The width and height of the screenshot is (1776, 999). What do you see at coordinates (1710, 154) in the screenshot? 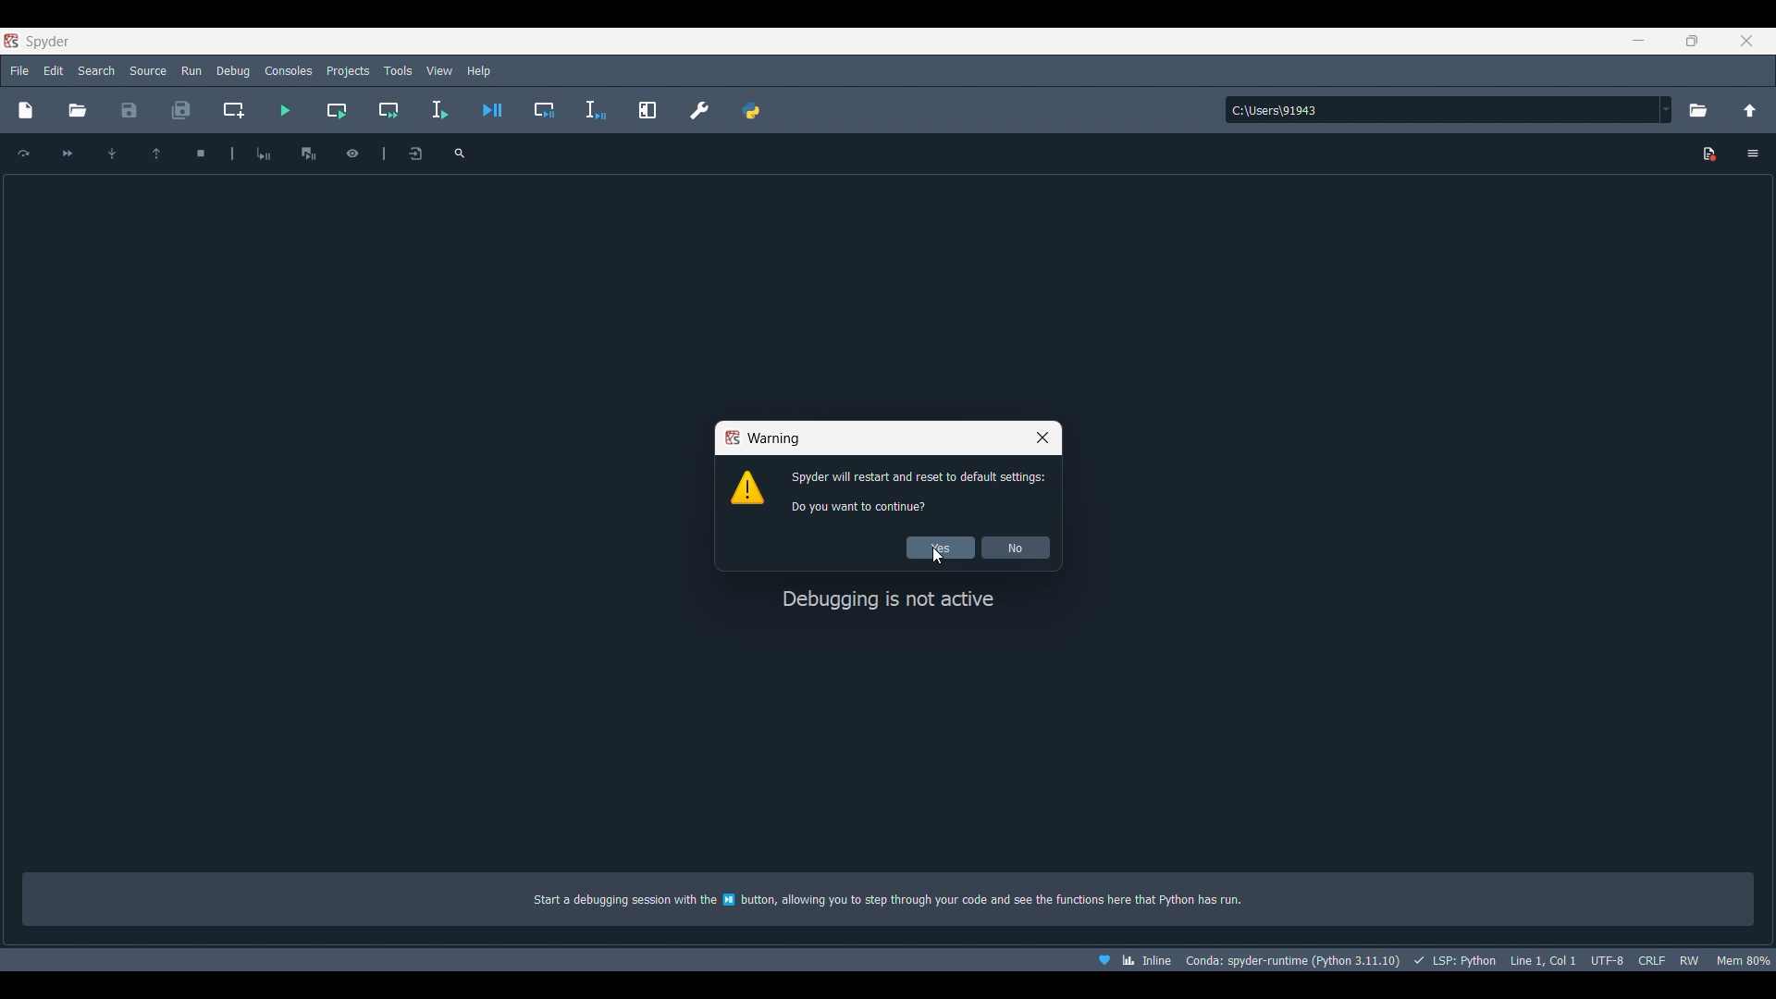
I see `Document` at bounding box center [1710, 154].